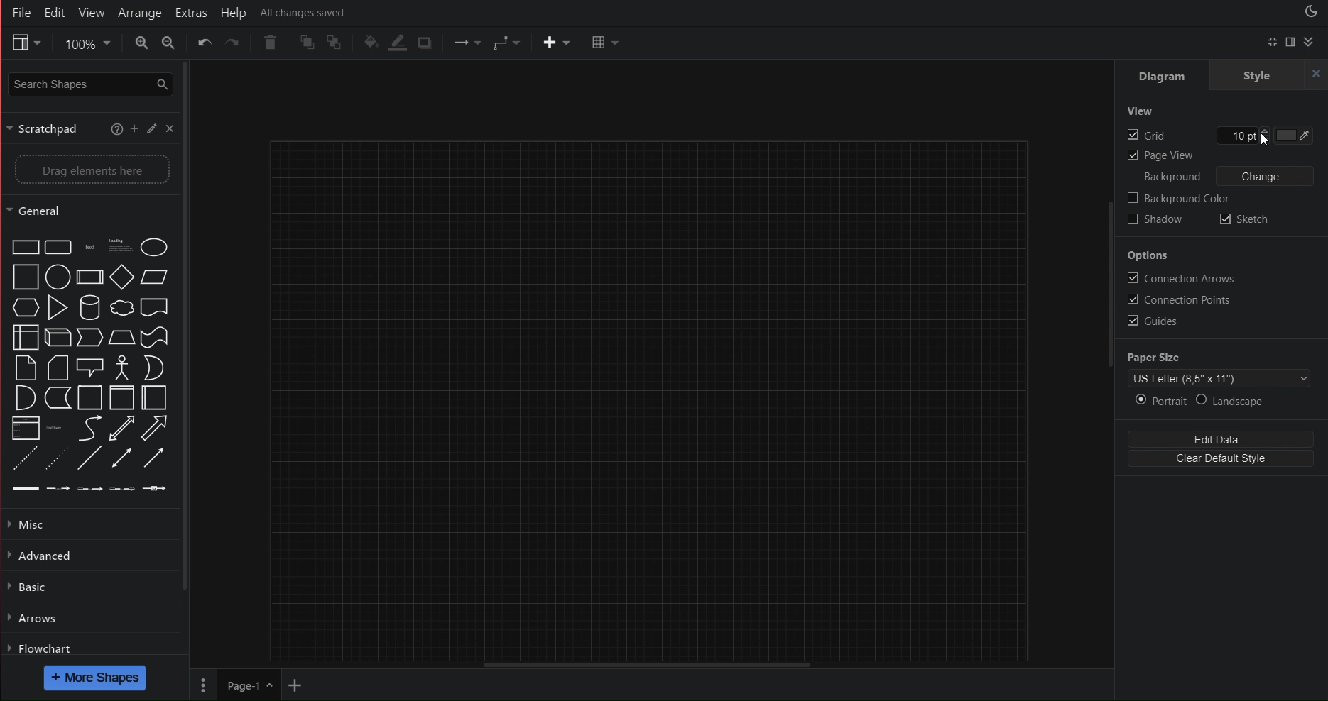 Image resolution: width=1328 pixels, height=701 pixels. What do you see at coordinates (57, 456) in the screenshot?
I see `dense dotted` at bounding box center [57, 456].